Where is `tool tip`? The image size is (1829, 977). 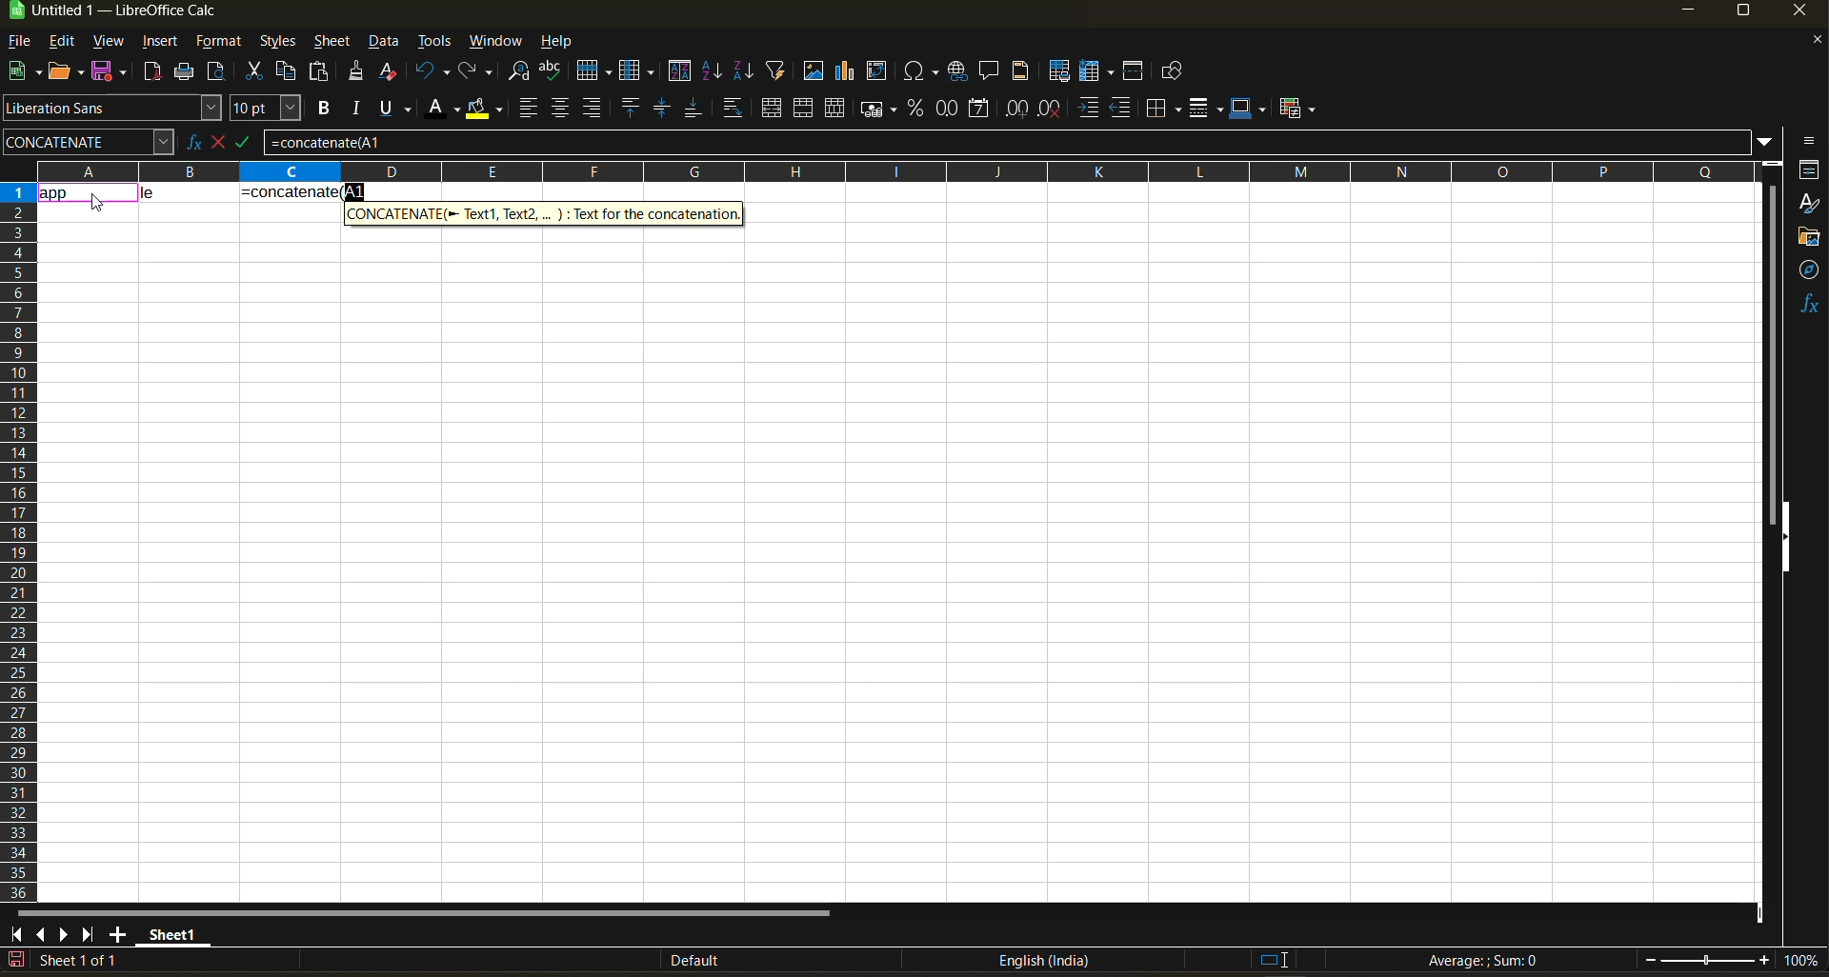
tool tip is located at coordinates (543, 212).